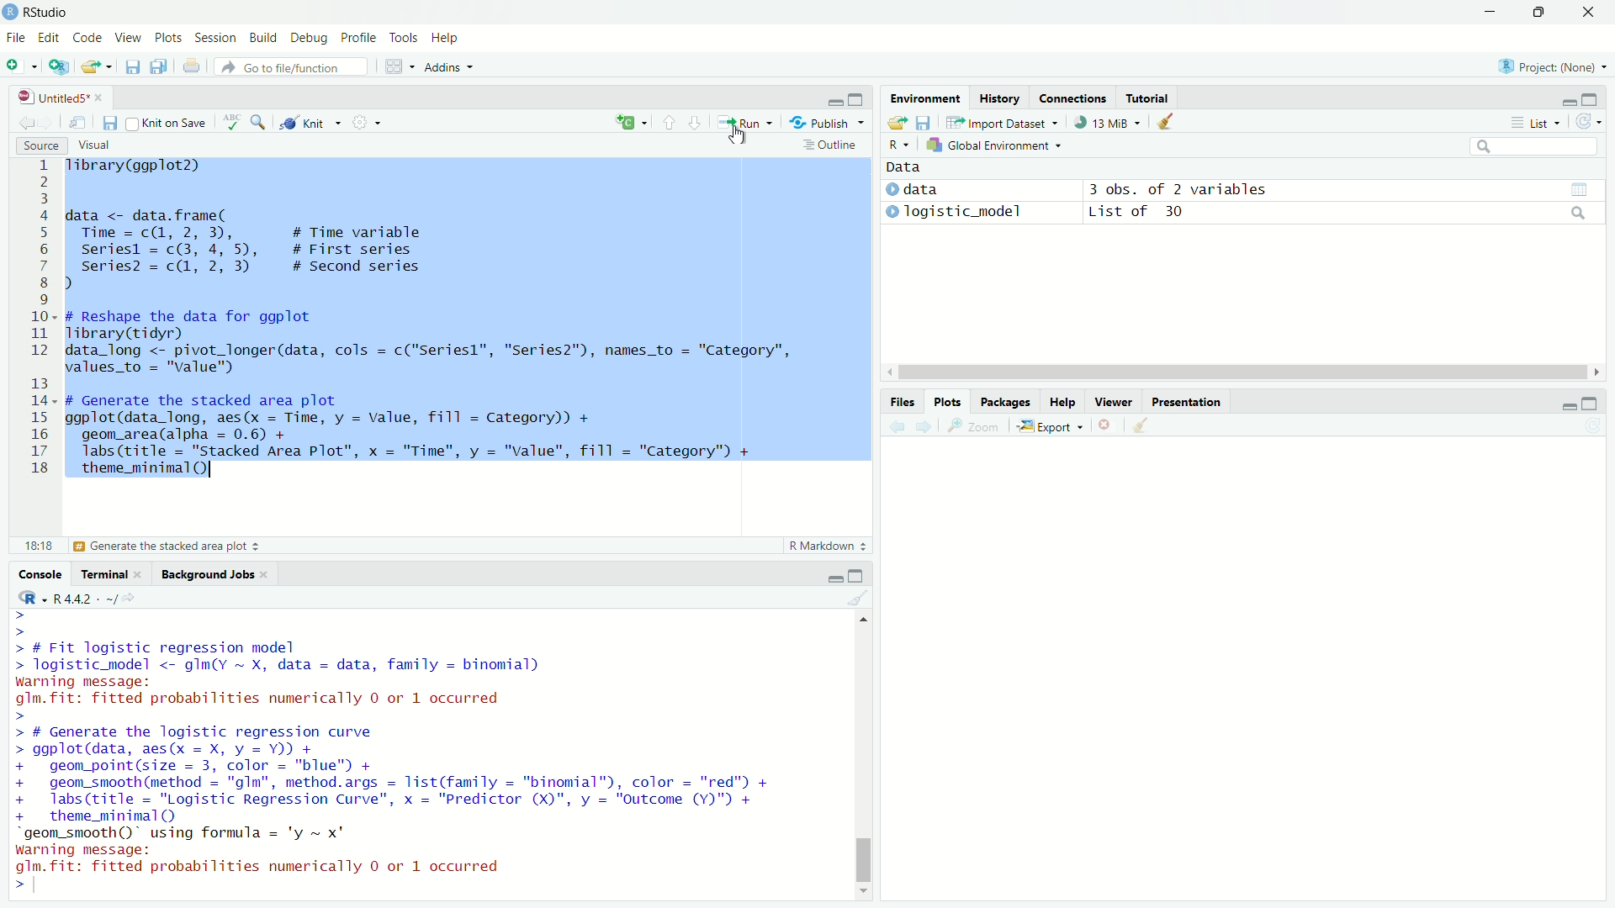  I want to click on Packages, so click(1006, 403).